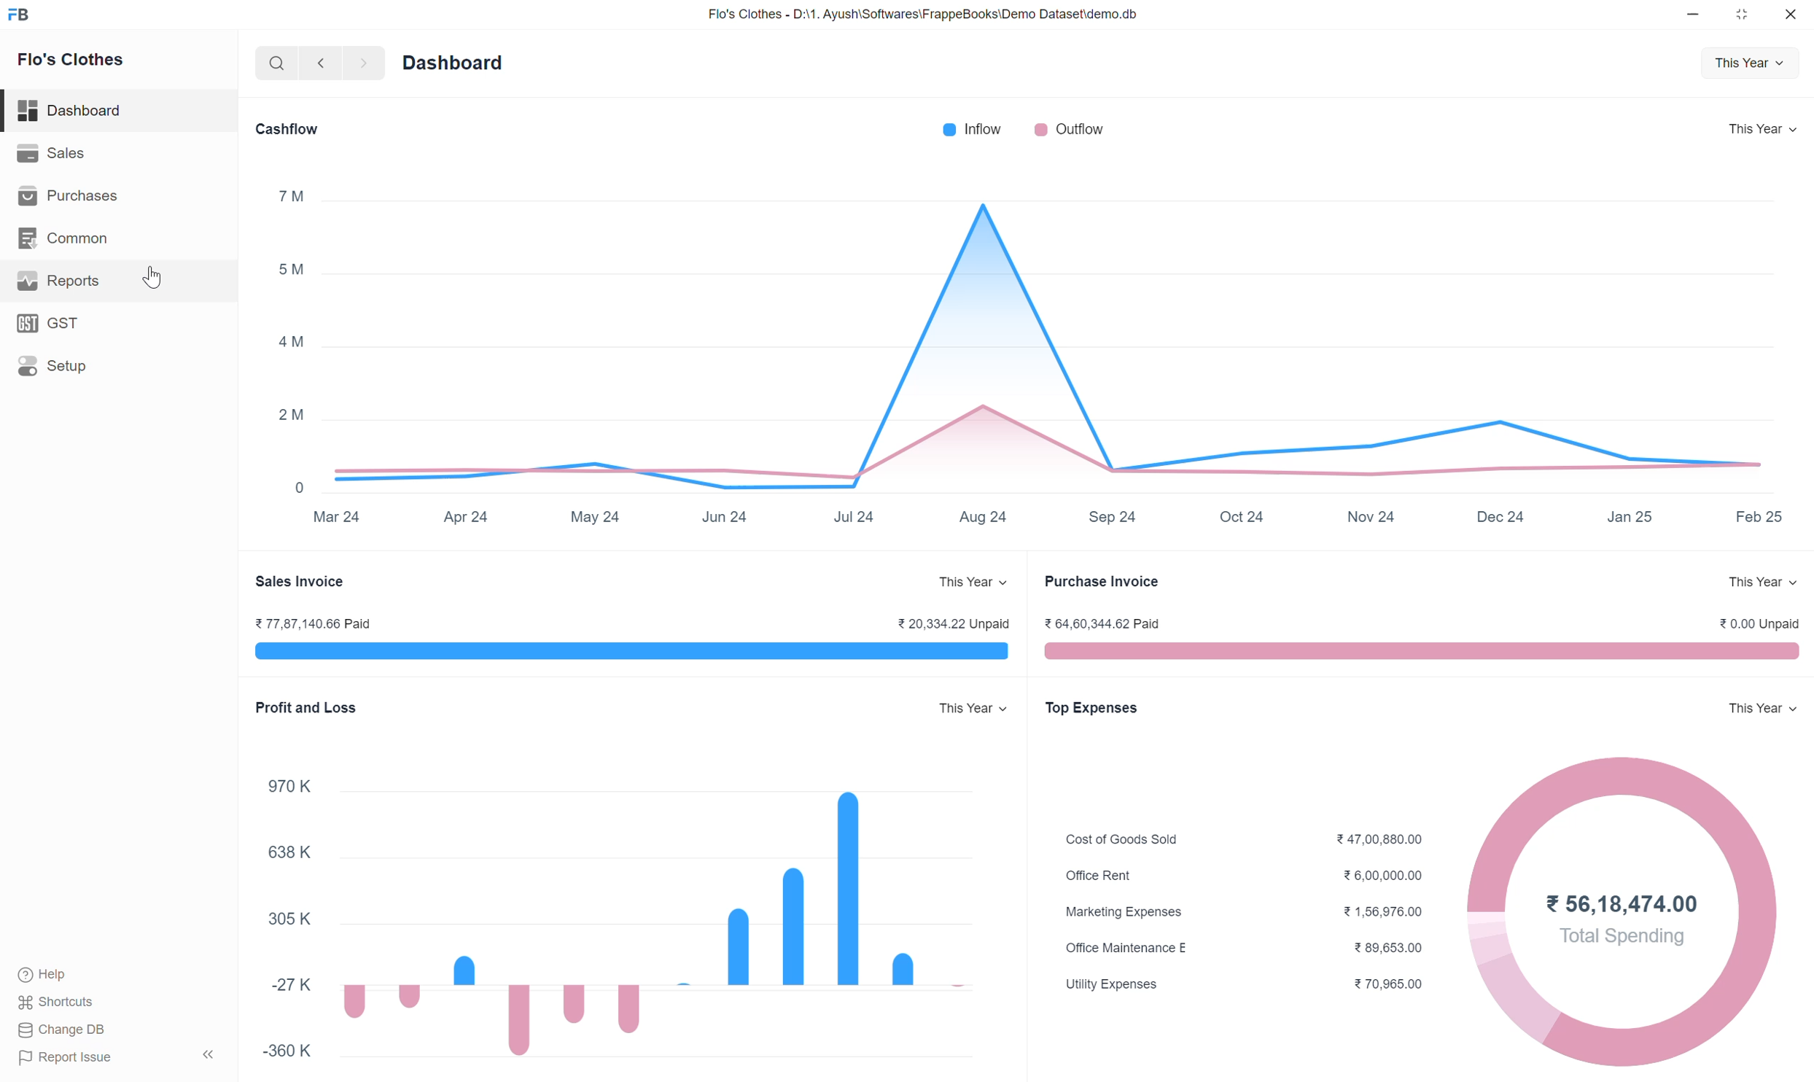  Describe the element at coordinates (1759, 515) in the screenshot. I see `feb 25` at that location.